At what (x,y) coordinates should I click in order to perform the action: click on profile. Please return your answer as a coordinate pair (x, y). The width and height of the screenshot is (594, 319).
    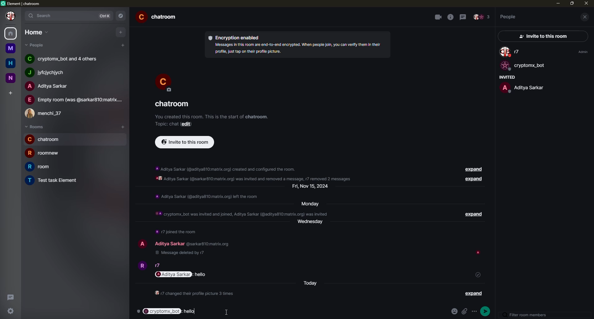
    Looking at the image, I should click on (142, 243).